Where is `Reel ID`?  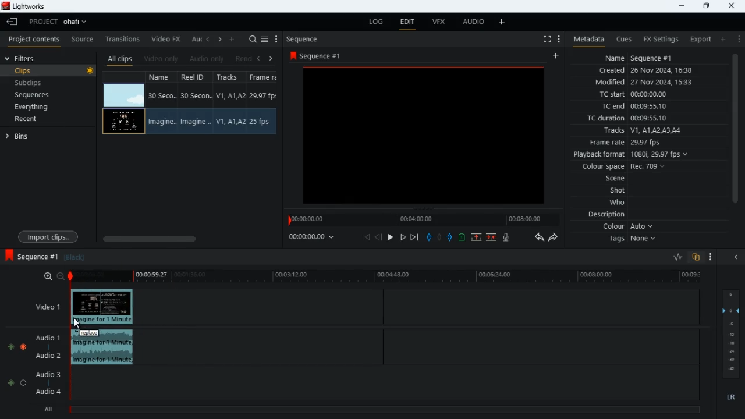 Reel ID is located at coordinates (196, 122).